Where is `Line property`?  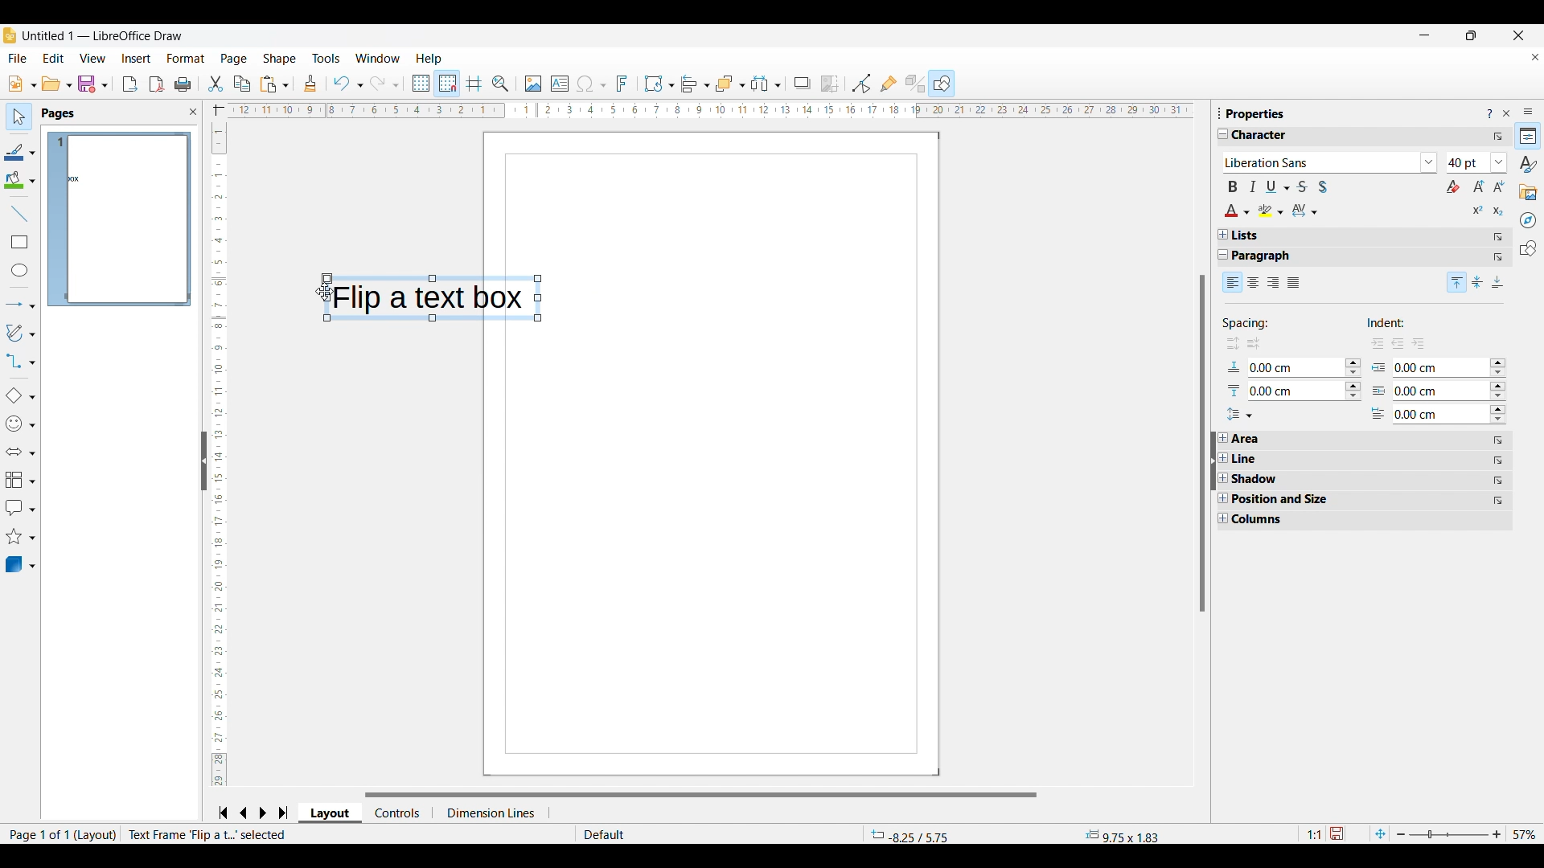 Line property is located at coordinates (1275, 459).